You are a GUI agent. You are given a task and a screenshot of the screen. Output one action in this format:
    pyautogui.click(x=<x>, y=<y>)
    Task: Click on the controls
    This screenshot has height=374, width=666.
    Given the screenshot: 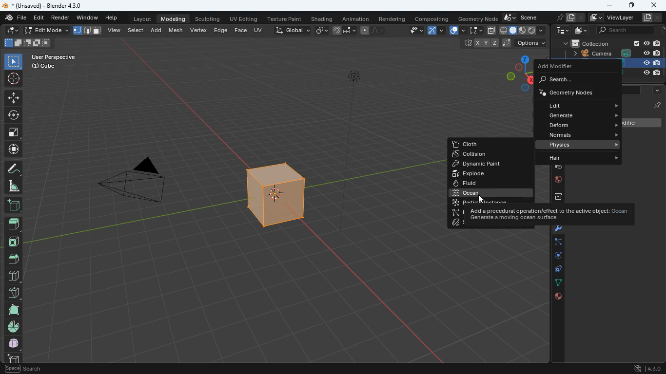 What is the action you would take?
    pyautogui.click(x=555, y=270)
    